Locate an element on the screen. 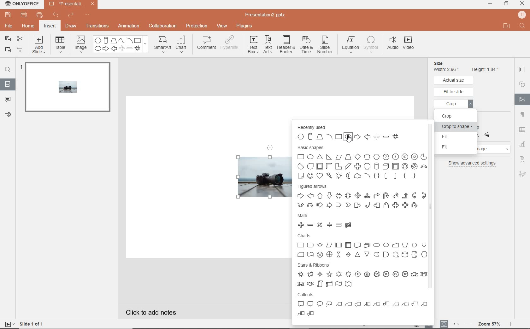 The image size is (530, 329). customize quick access toolbar is located at coordinates (91, 16).